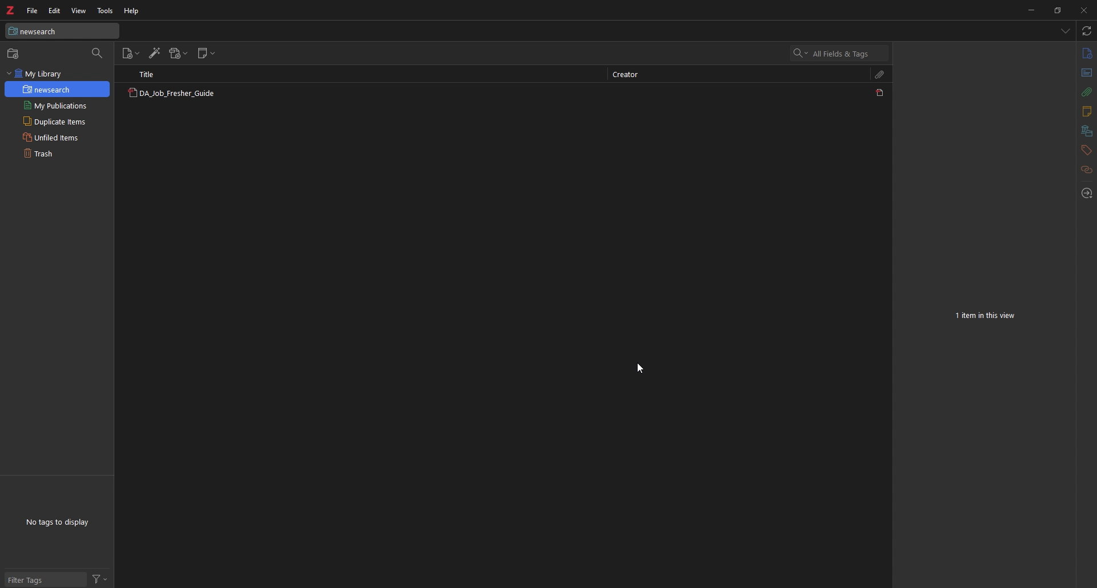 The image size is (1097, 588). I want to click on collection and libraries, so click(1087, 131).